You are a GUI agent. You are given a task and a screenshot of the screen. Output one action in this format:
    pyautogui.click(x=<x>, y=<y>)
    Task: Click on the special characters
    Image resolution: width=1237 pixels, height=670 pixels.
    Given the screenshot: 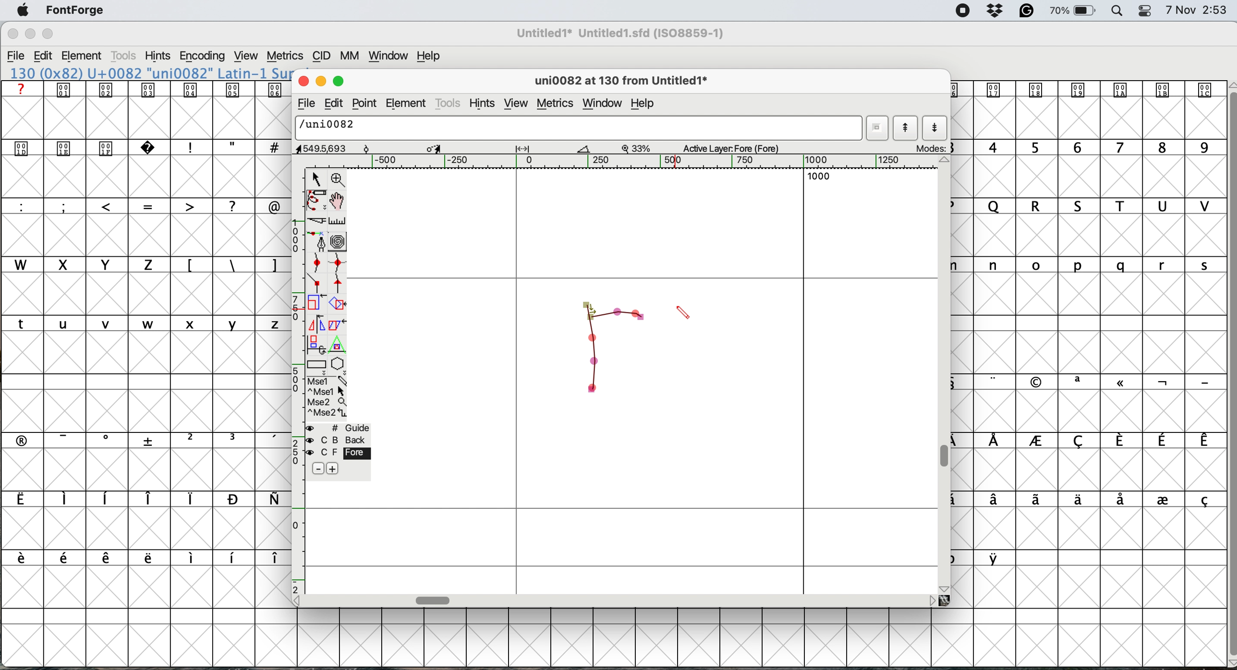 What is the action you would take?
    pyautogui.click(x=229, y=264)
    